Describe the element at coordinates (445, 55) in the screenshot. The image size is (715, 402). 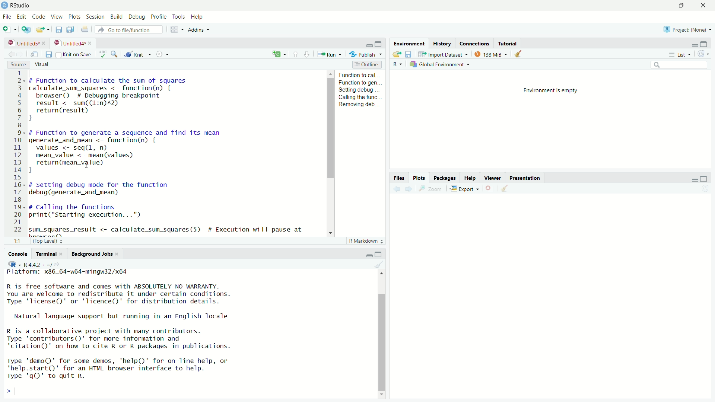
I see `import dataset` at that location.